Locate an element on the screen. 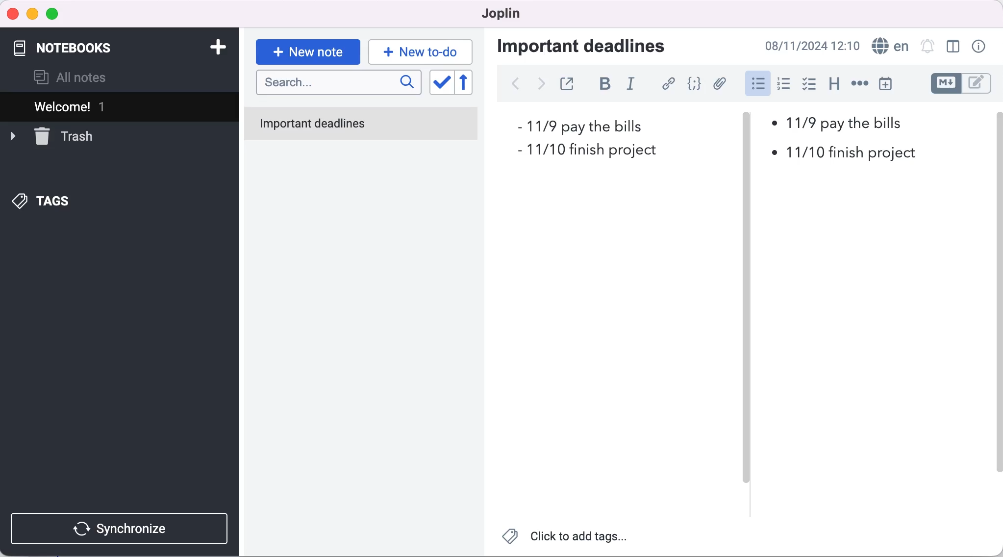  language is located at coordinates (888, 47).